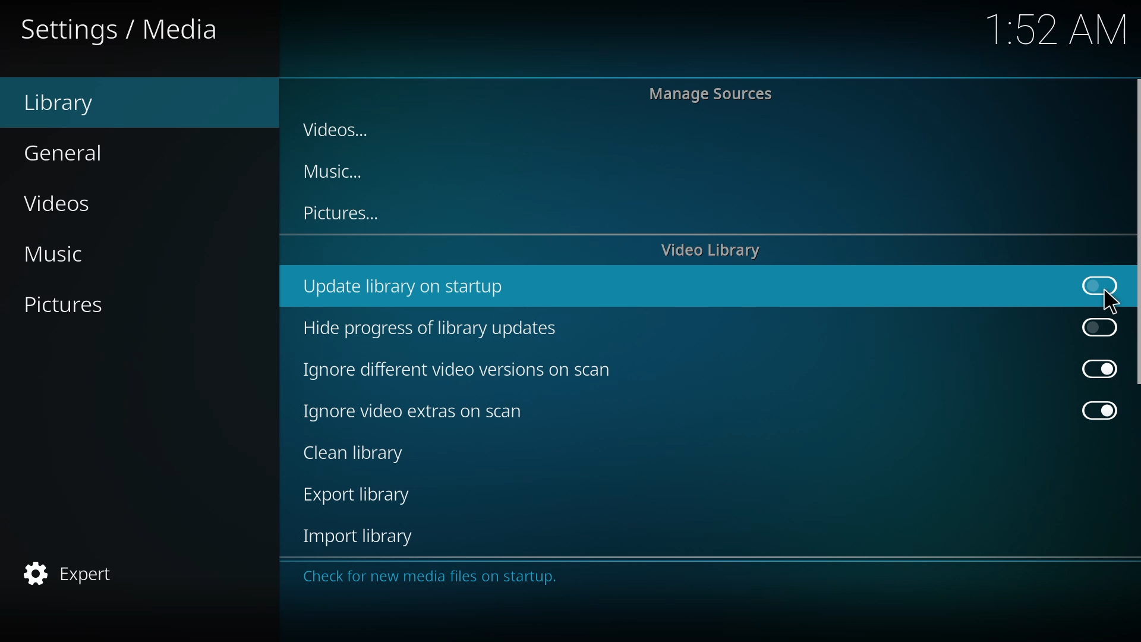 The height and width of the screenshot is (642, 1141). What do you see at coordinates (1097, 327) in the screenshot?
I see `click to enable` at bounding box center [1097, 327].